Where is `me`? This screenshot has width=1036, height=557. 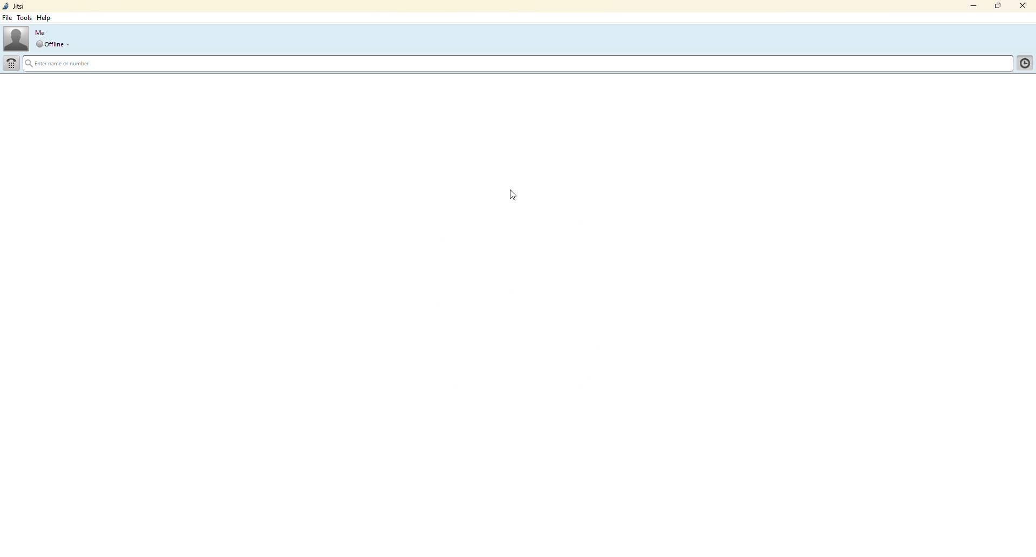 me is located at coordinates (40, 32).